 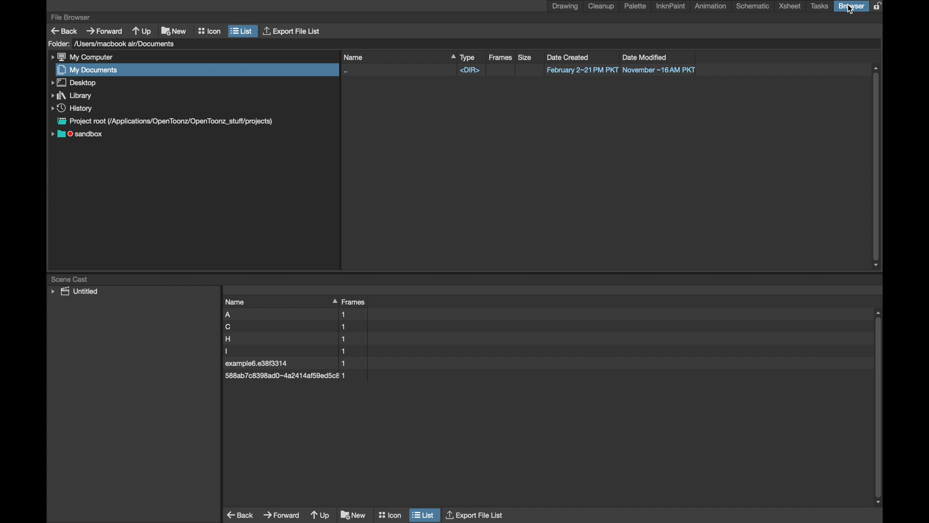 I want to click on 588ab7cB398ad0~4a2414af59ed5c8, so click(x=281, y=376).